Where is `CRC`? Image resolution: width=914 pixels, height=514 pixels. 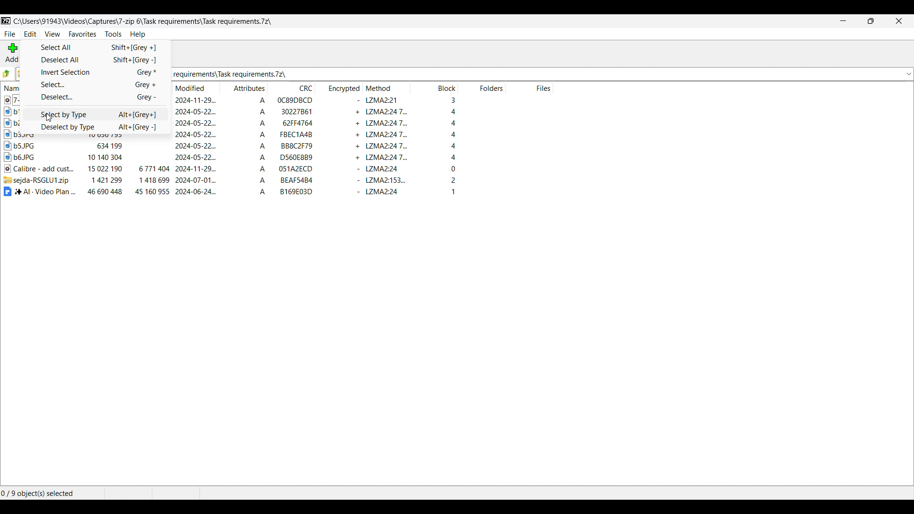
CRC is located at coordinates (292, 148).